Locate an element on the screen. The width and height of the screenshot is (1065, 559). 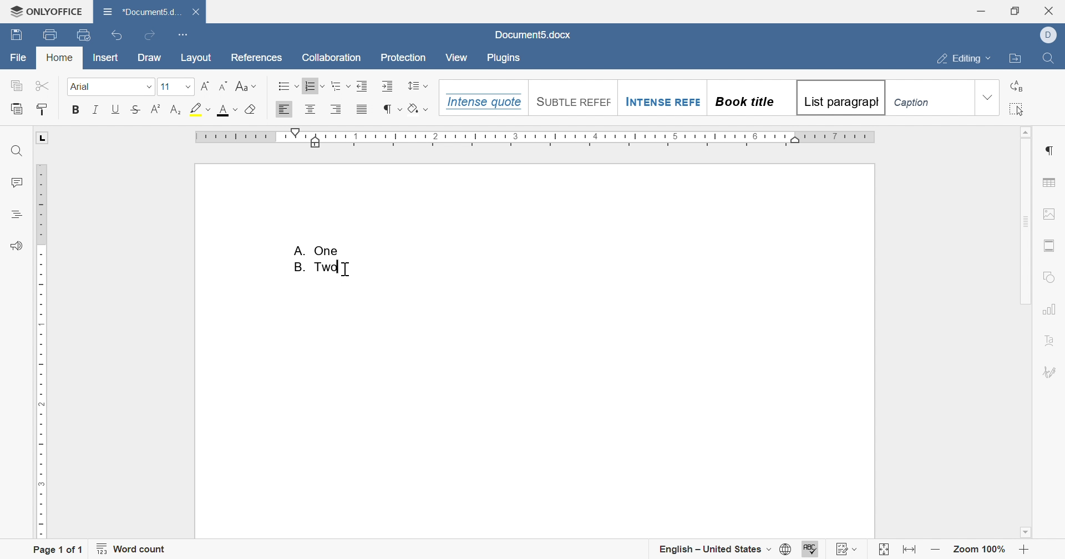
Copy style is located at coordinates (43, 109).